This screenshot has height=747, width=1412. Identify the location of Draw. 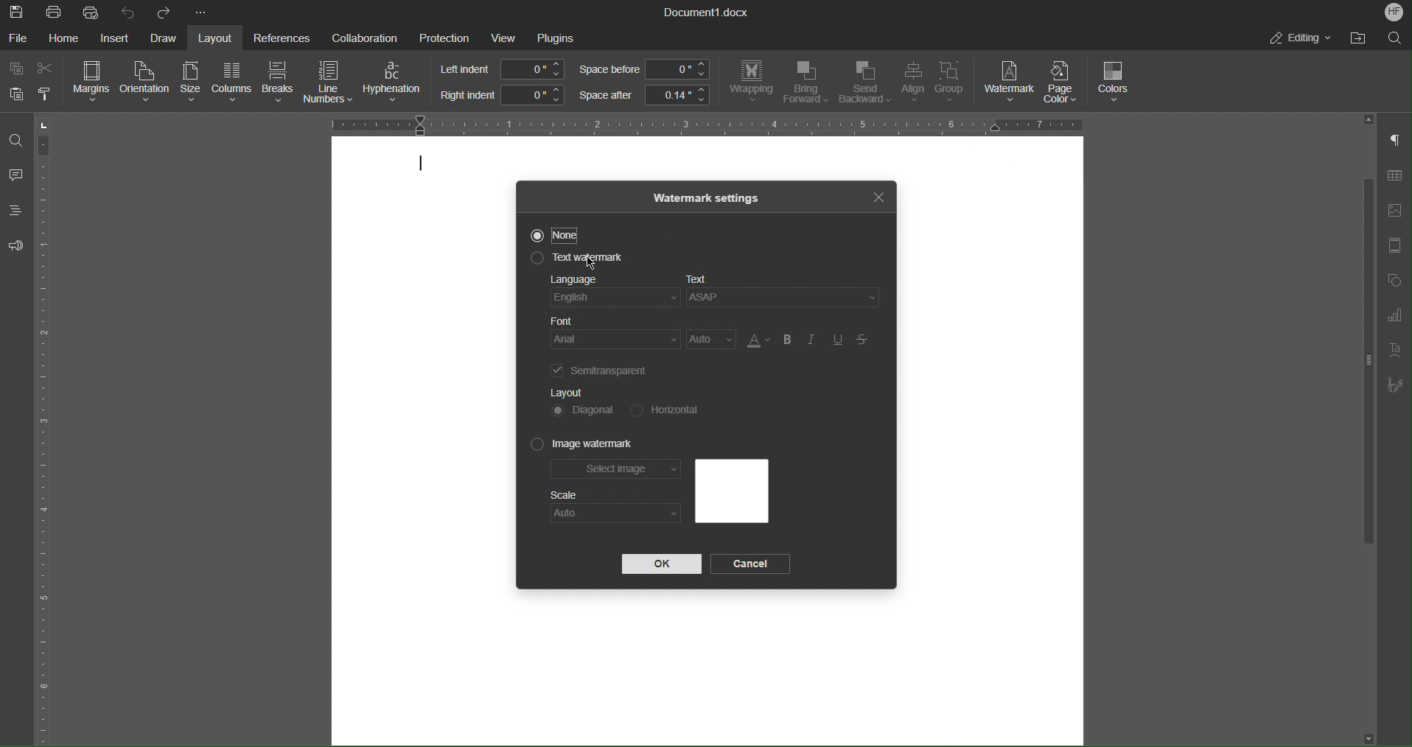
(164, 38).